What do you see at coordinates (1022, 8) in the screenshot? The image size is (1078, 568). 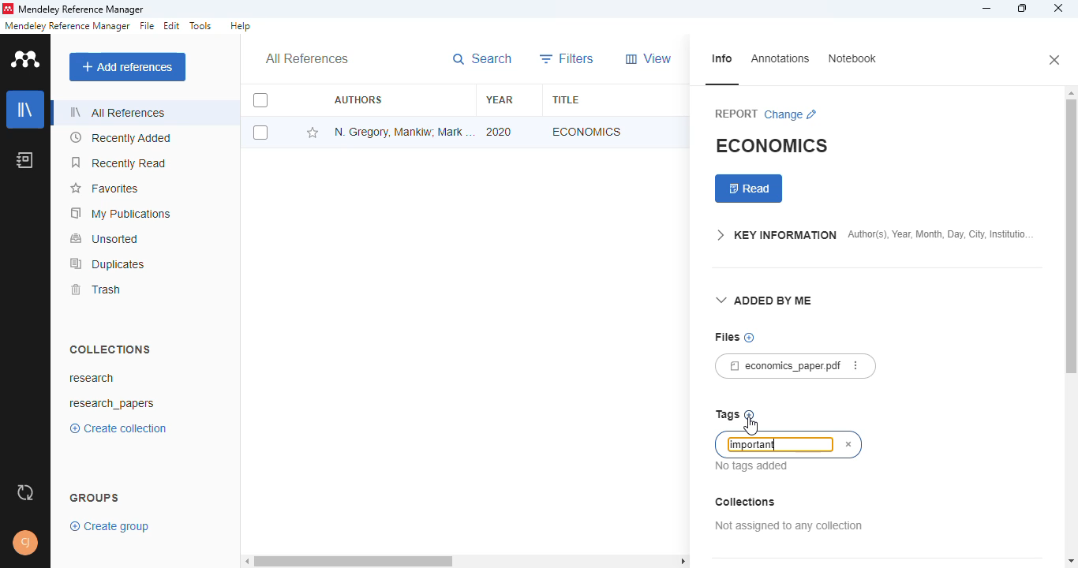 I see `maximize` at bounding box center [1022, 8].